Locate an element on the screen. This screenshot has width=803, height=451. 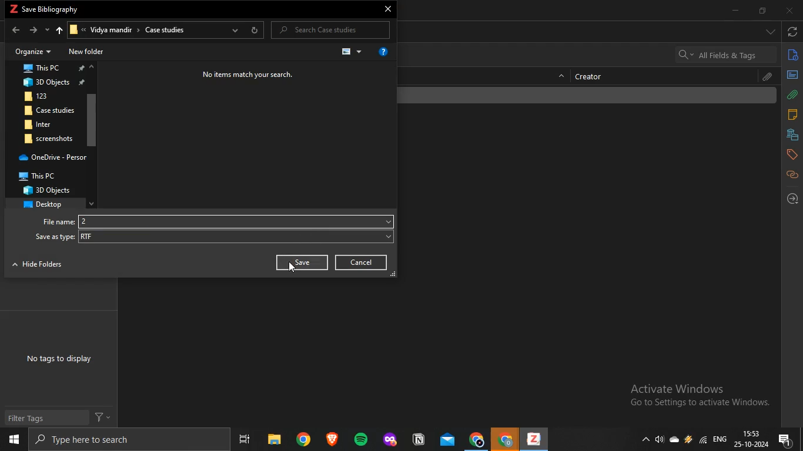
save bibliography is located at coordinates (59, 10).